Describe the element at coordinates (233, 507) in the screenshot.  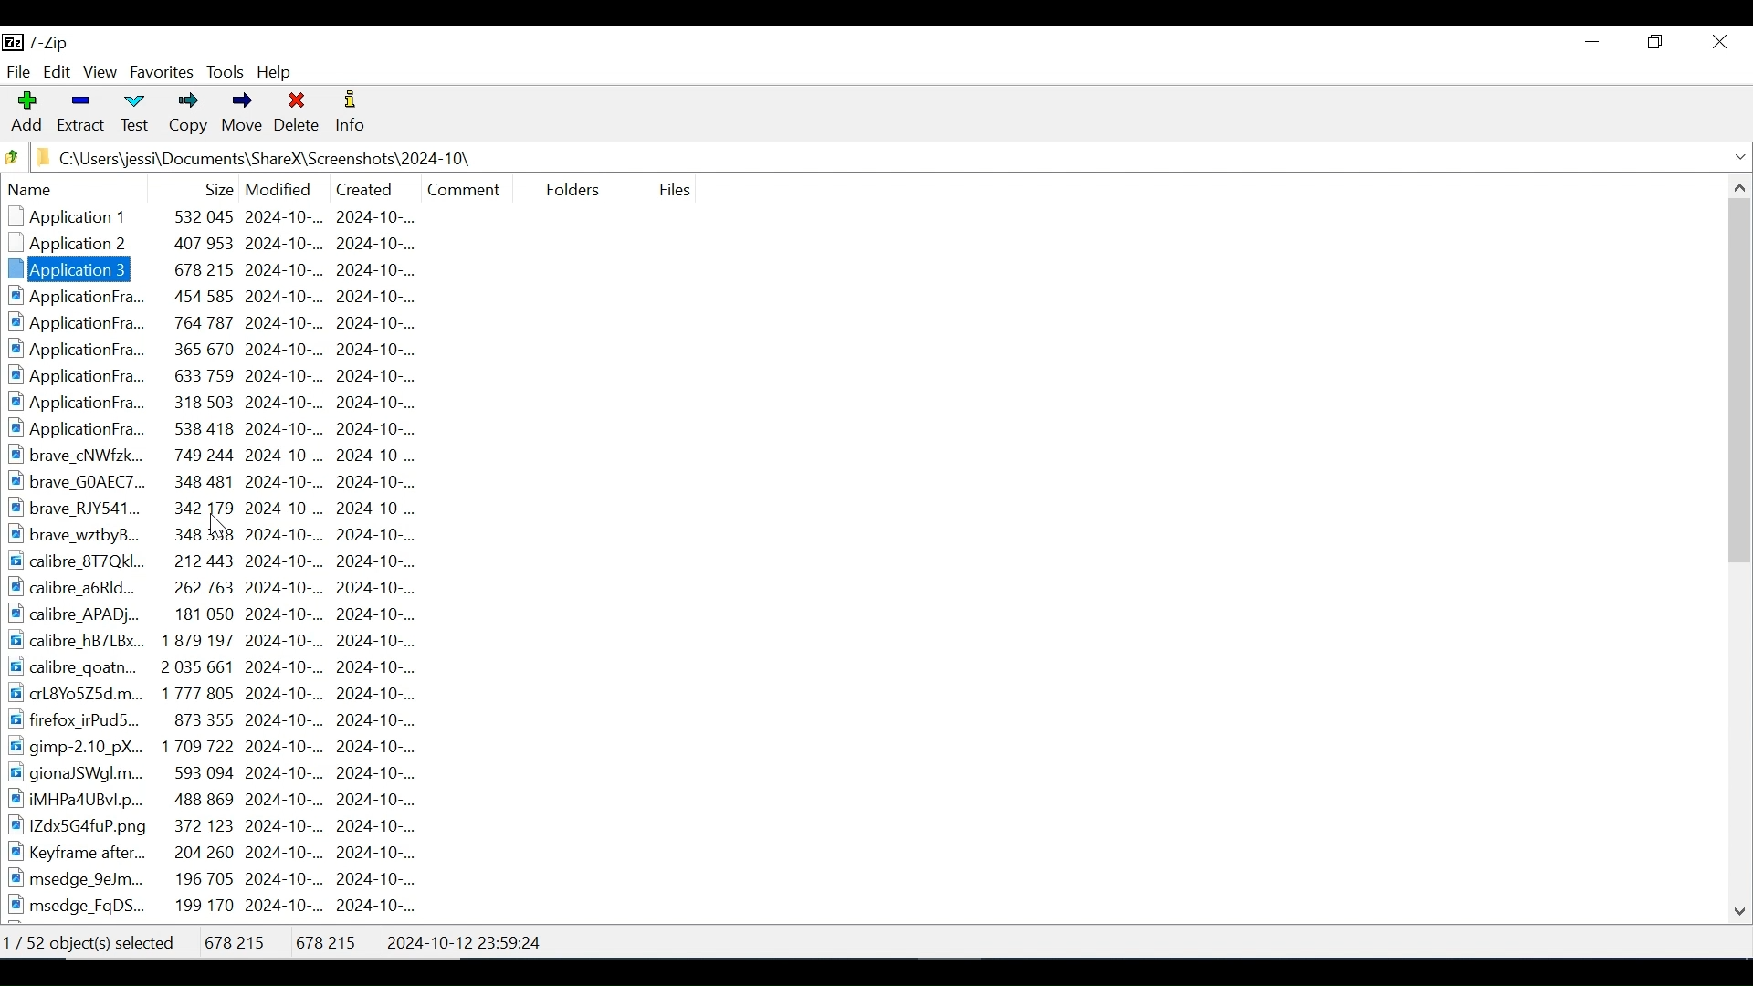
I see `brave RJY541... 342 179 2024-10-... 2024-10-...` at that location.